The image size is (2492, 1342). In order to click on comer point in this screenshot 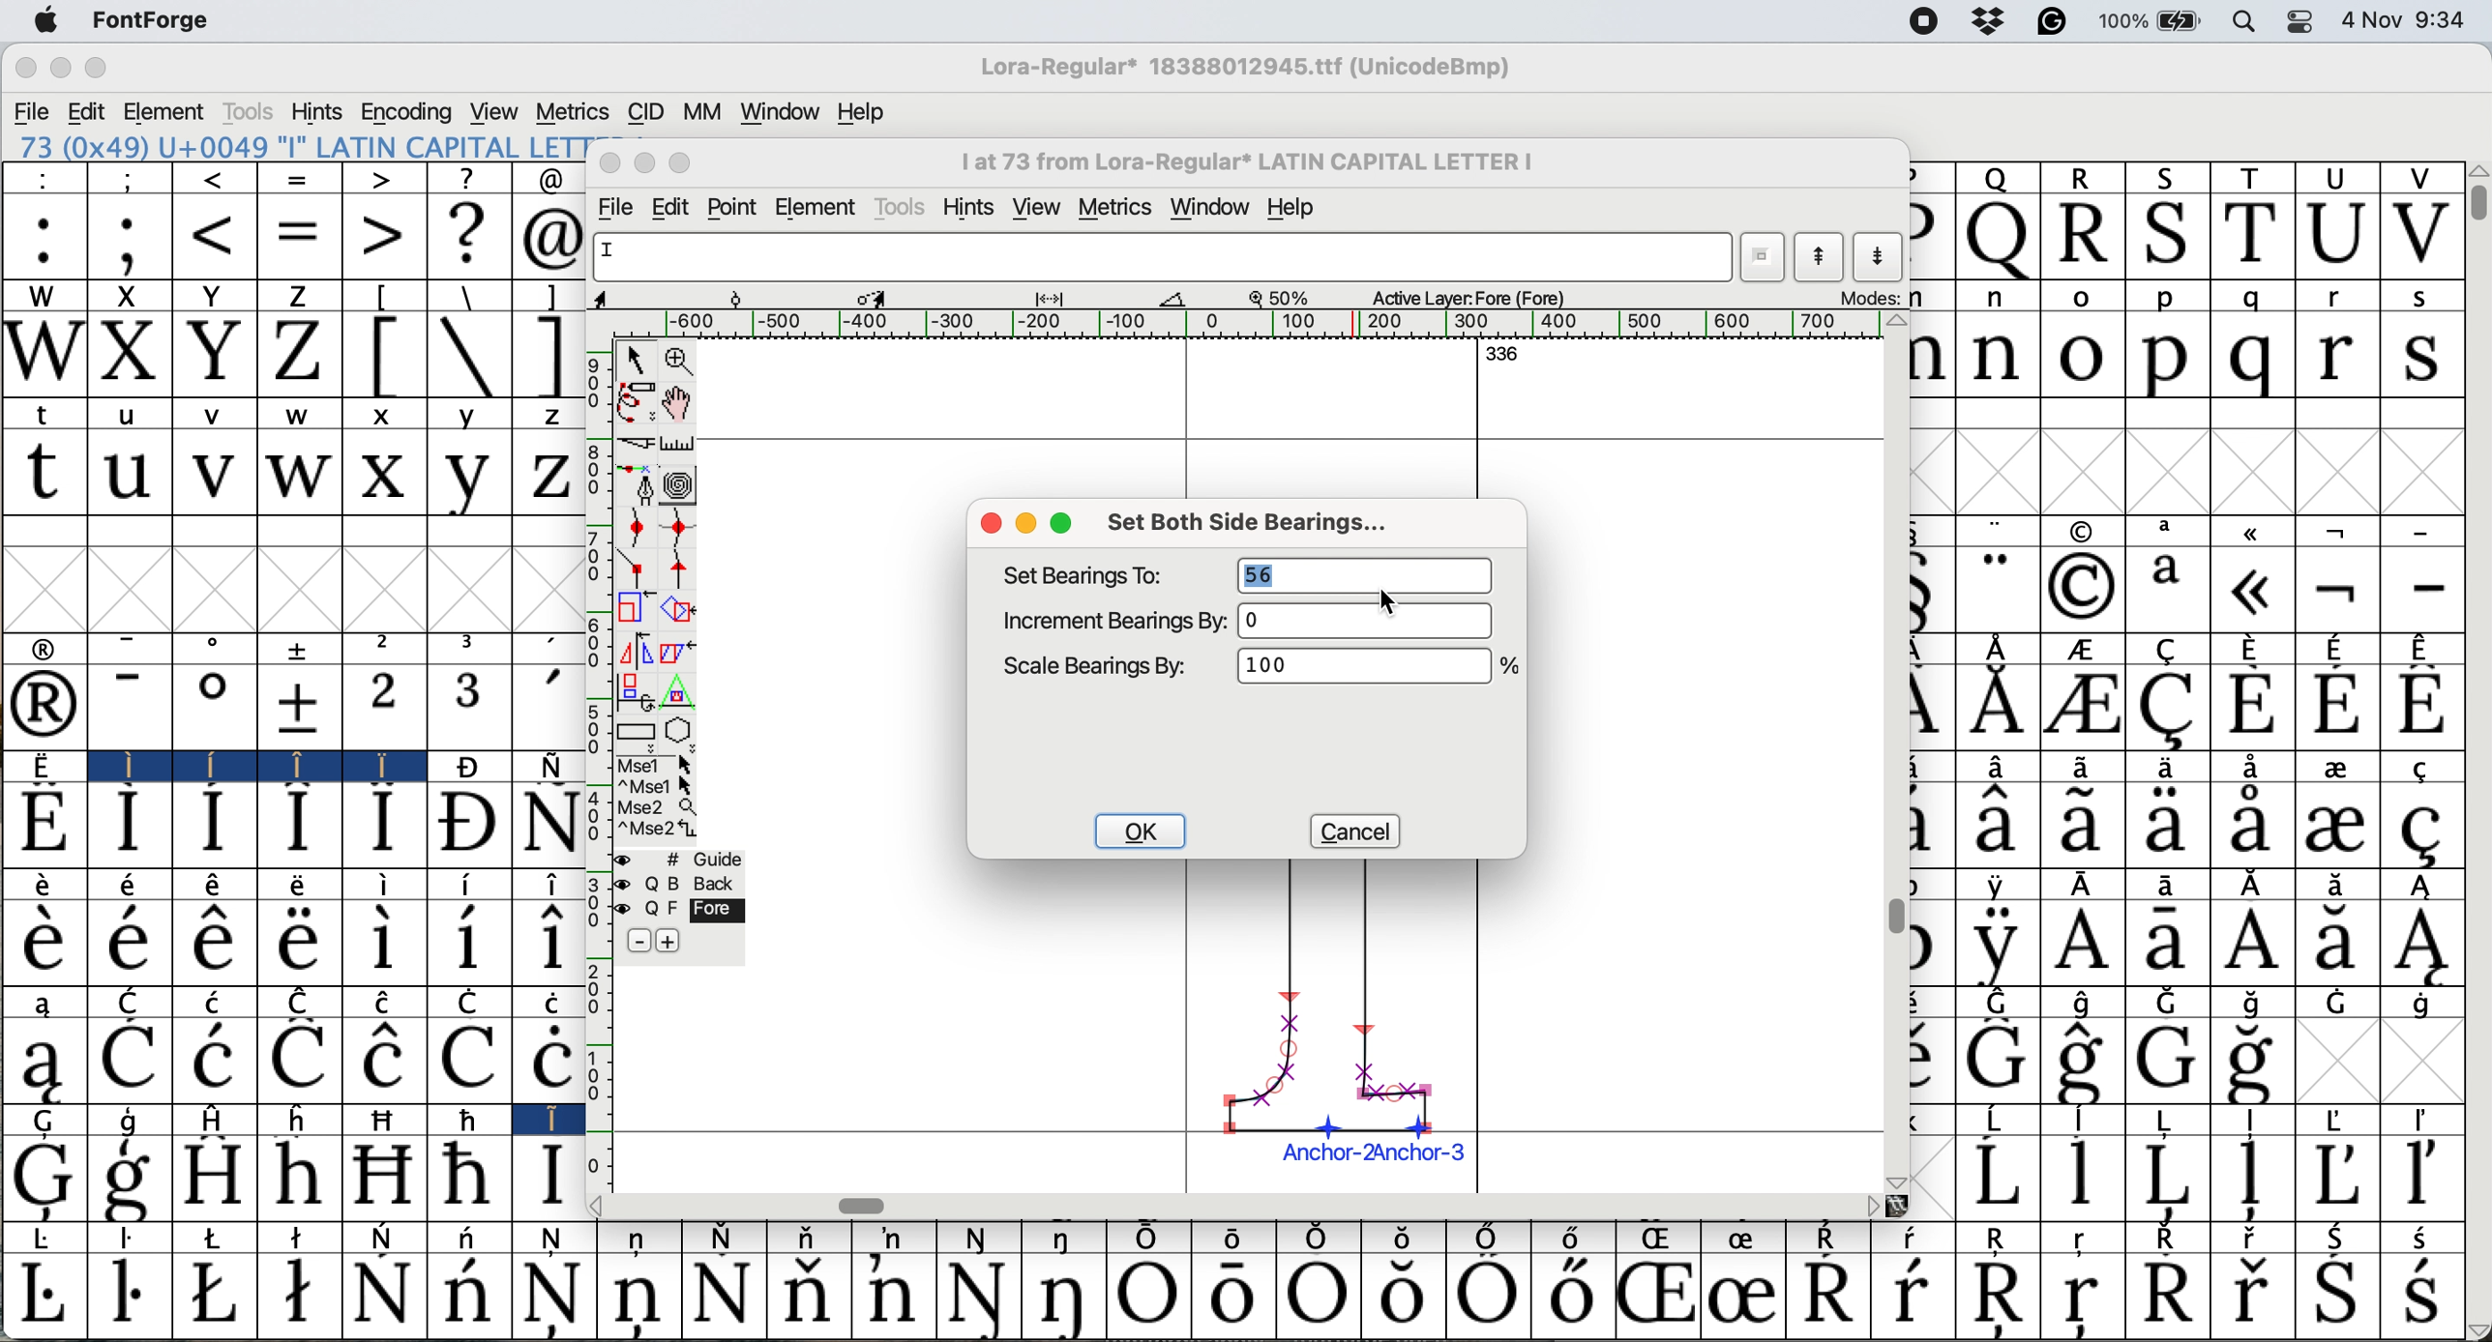, I will do `click(636, 569)`.